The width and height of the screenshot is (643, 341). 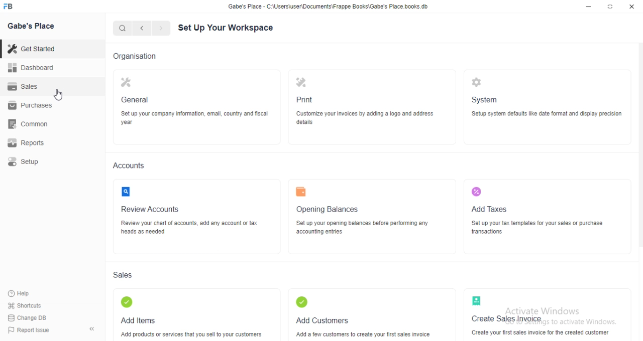 What do you see at coordinates (59, 94) in the screenshot?
I see `Cursor` at bounding box center [59, 94].